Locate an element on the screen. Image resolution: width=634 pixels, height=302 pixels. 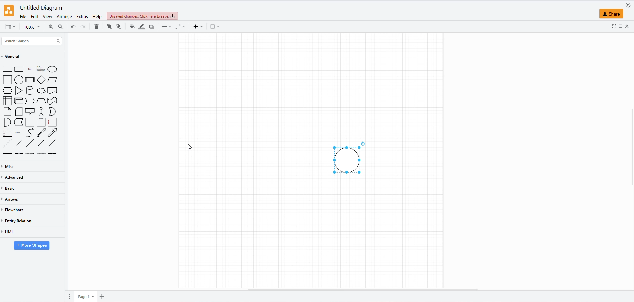
RECTANGLE is located at coordinates (7, 69).